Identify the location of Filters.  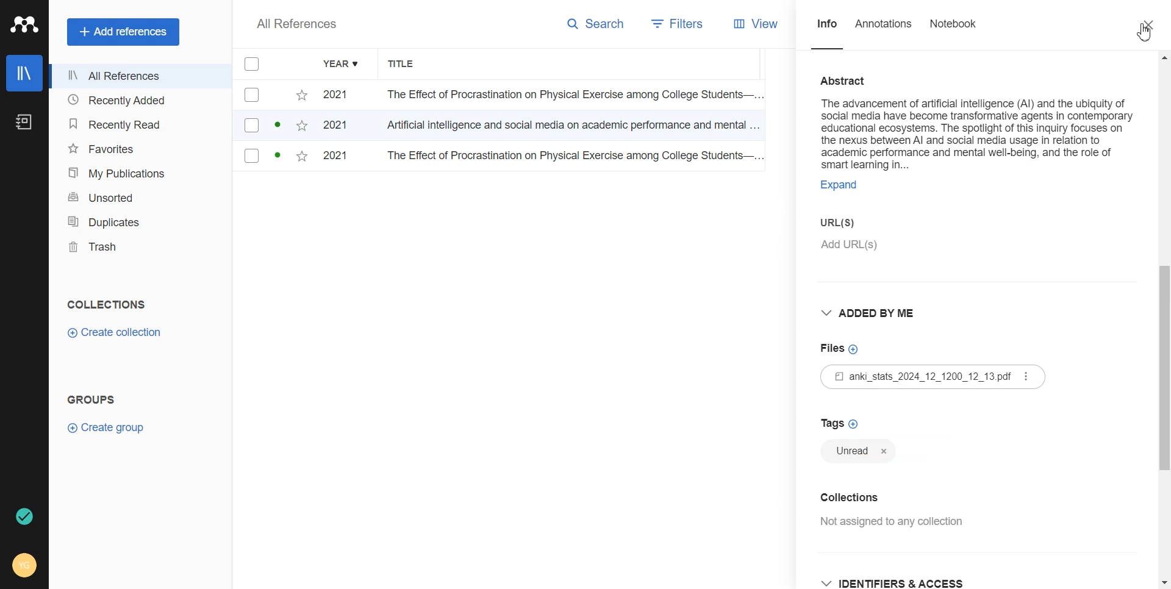
(675, 24).